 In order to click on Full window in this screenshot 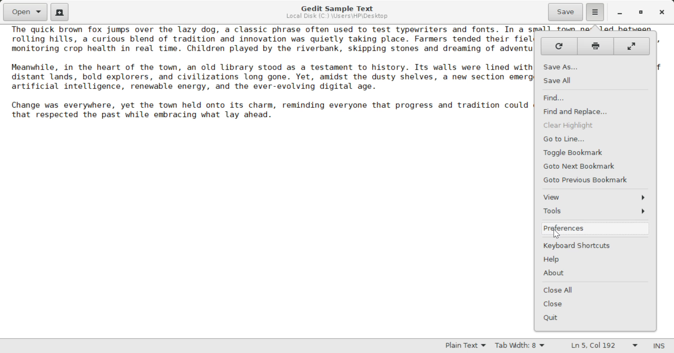, I will do `click(633, 47)`.